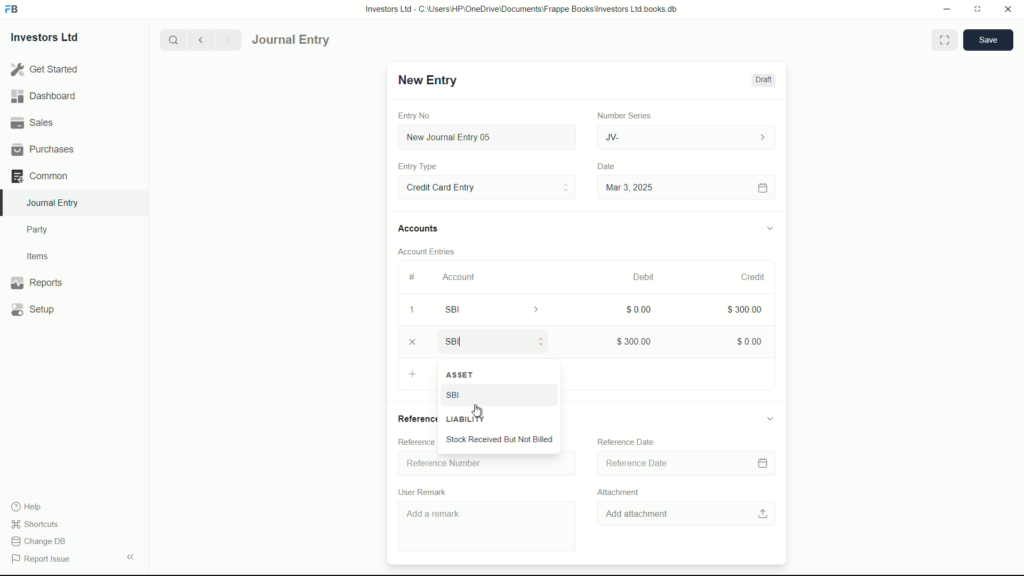 The image size is (1024, 576). What do you see at coordinates (411, 311) in the screenshot?
I see `1` at bounding box center [411, 311].